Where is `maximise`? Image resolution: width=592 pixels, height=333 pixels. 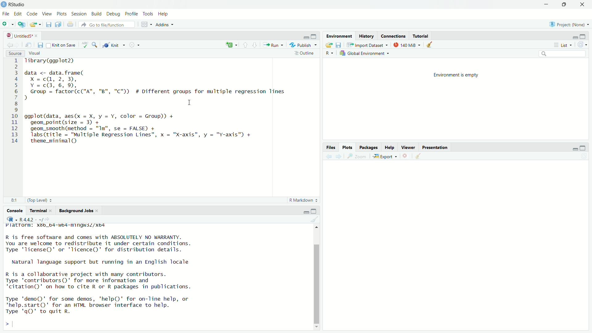
maximise is located at coordinates (317, 210).